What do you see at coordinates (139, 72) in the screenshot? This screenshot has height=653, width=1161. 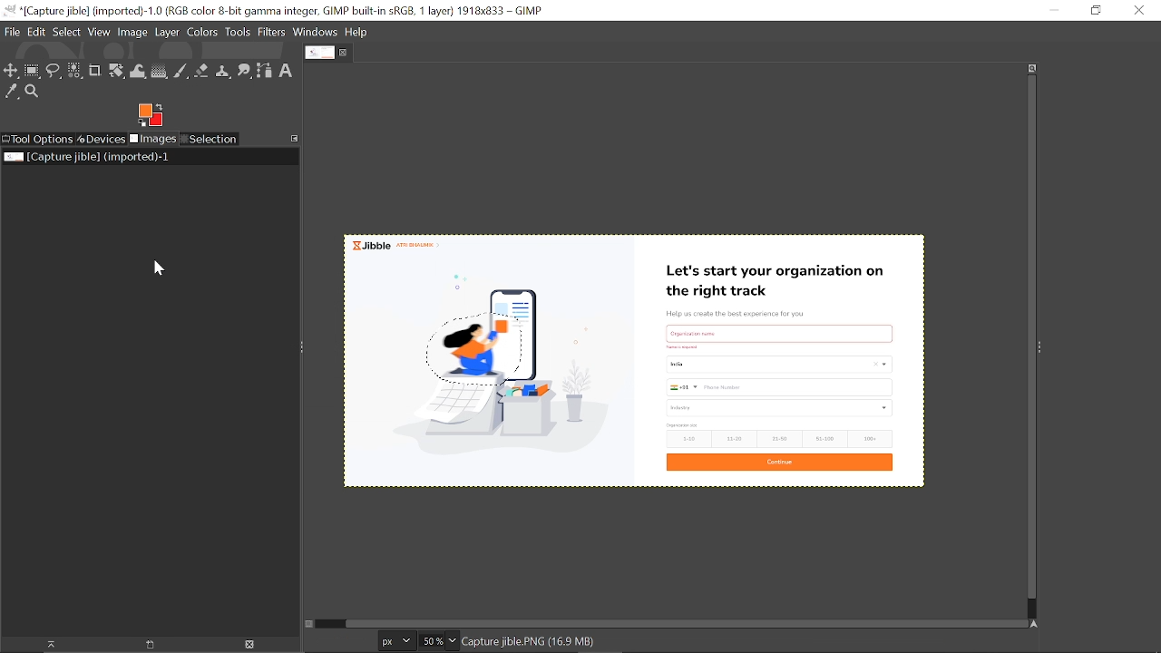 I see `Wrap text tool` at bounding box center [139, 72].